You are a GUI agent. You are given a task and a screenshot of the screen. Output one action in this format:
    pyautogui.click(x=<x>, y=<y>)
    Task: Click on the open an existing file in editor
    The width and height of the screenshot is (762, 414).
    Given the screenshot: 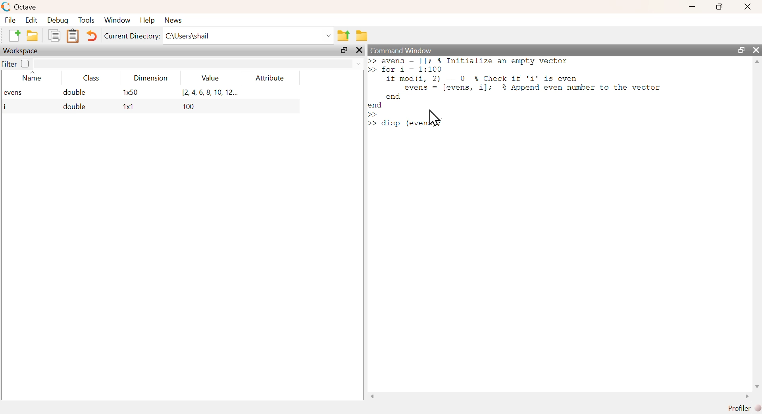 What is the action you would take?
    pyautogui.click(x=32, y=35)
    